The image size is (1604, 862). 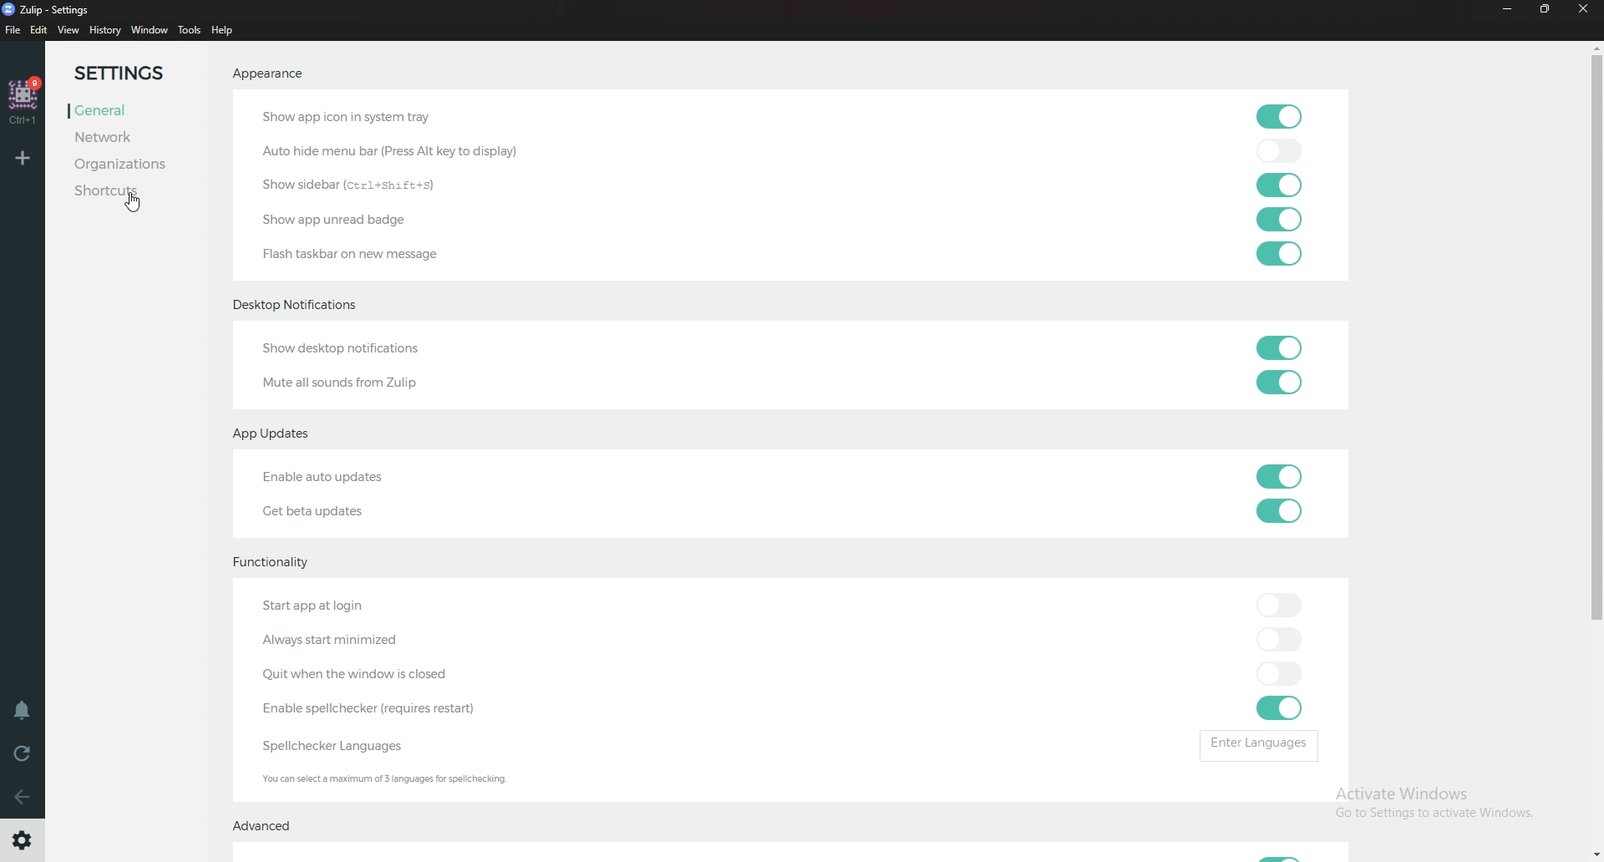 What do you see at coordinates (21, 712) in the screenshot?
I see `Enable do not disturb` at bounding box center [21, 712].